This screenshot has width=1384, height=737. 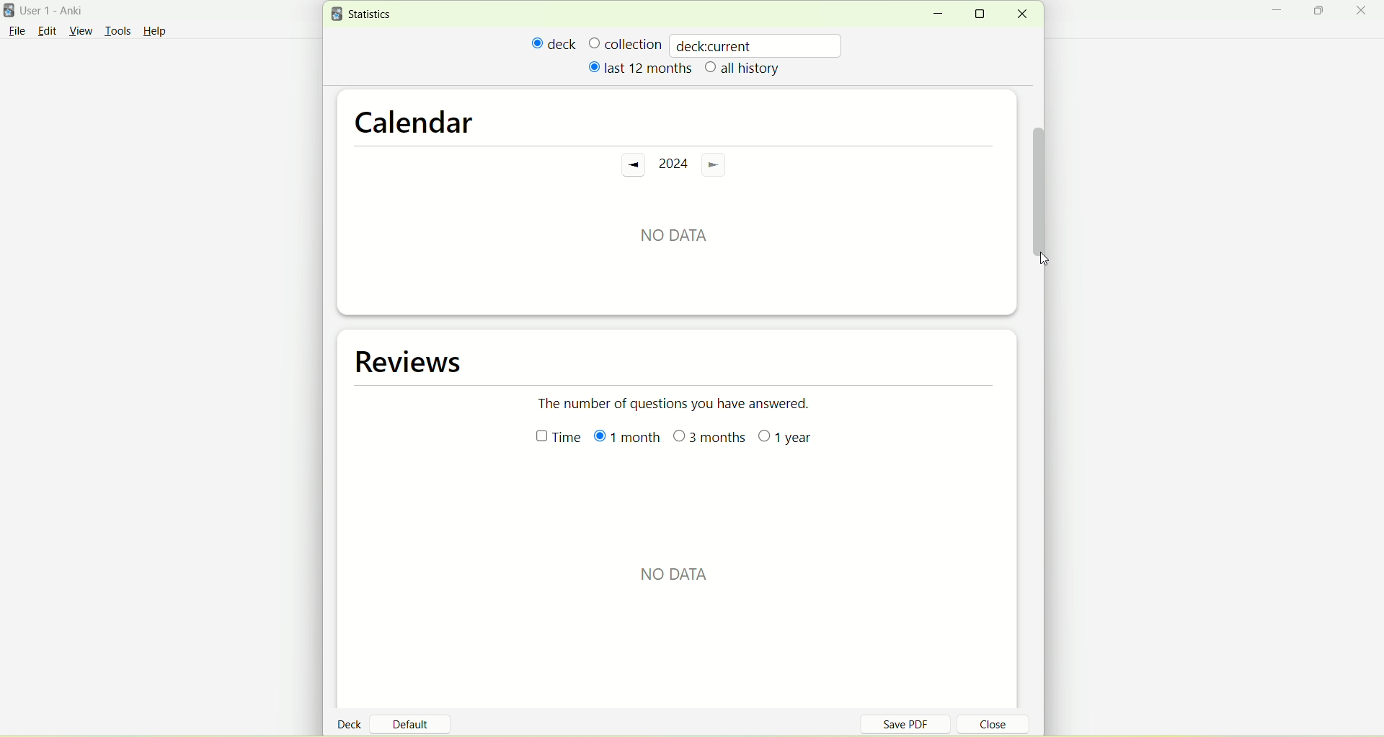 I want to click on collection, so click(x=625, y=43).